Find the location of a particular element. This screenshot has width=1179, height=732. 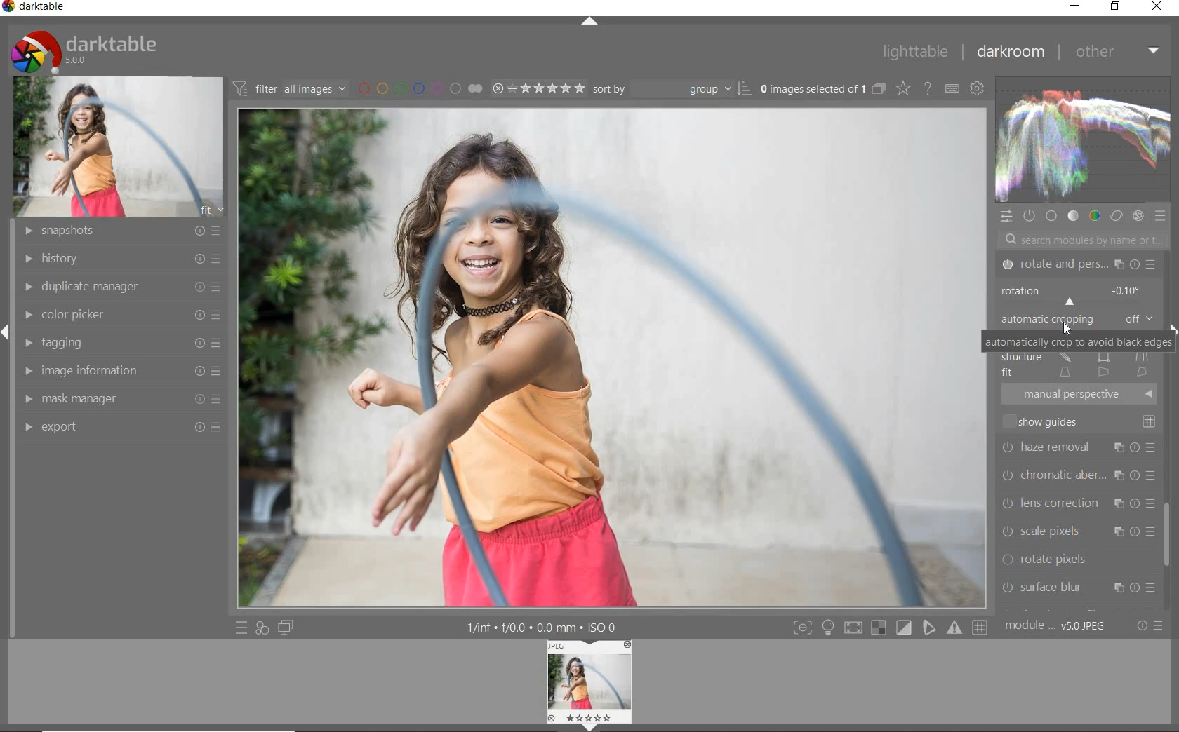

selected image is located at coordinates (612, 357).